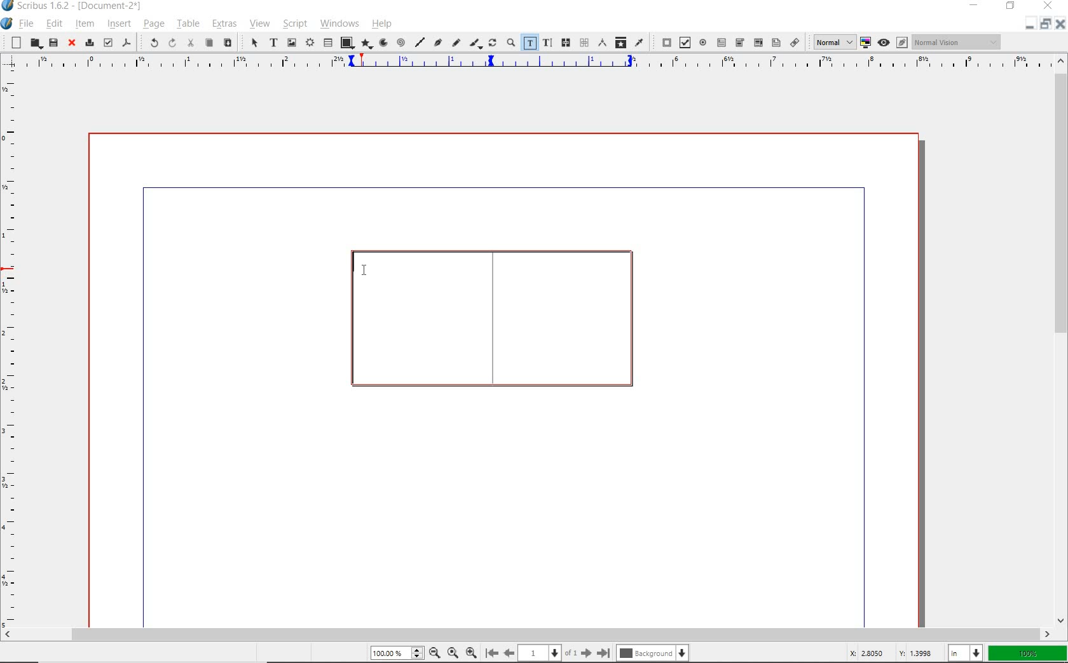 This screenshot has height=663, width=1068. Describe the element at coordinates (584, 43) in the screenshot. I see `unlink text frames` at that location.